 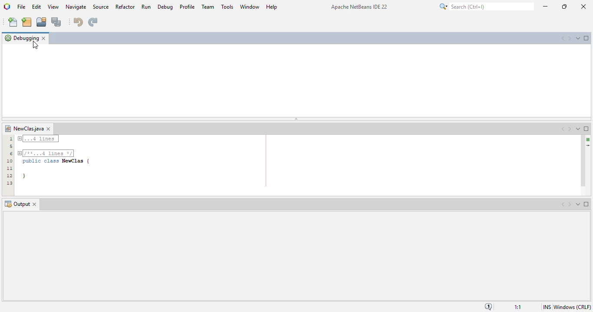 What do you see at coordinates (587, 146) in the screenshot?
I see `current line` at bounding box center [587, 146].